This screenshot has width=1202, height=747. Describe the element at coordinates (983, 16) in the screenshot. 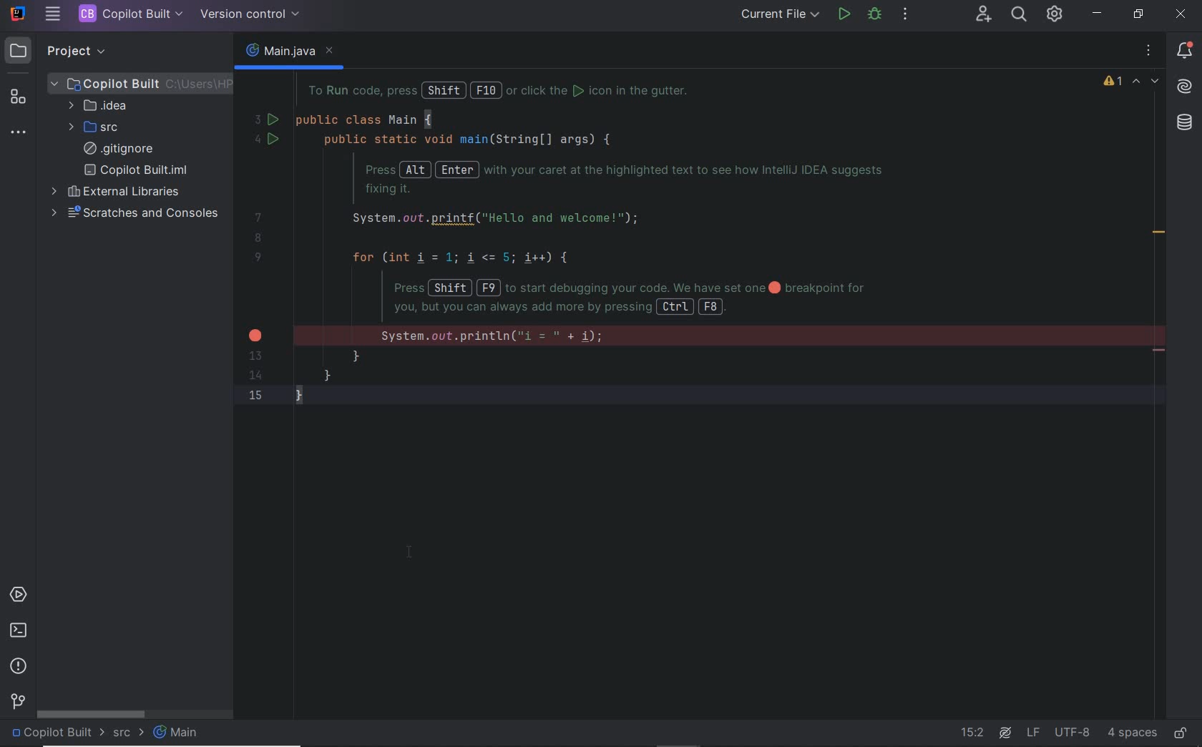

I see `CODE WITH ME` at that location.